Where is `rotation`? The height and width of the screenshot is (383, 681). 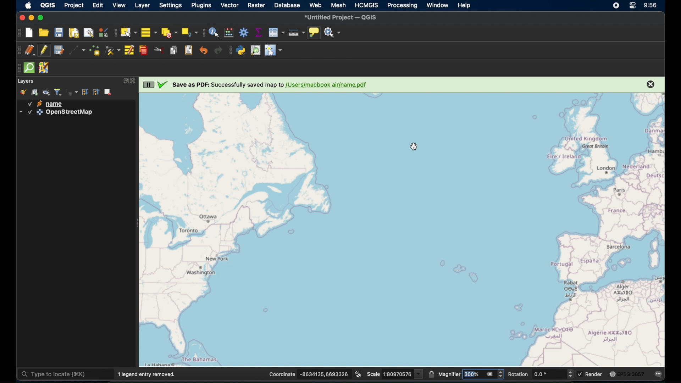 rotation is located at coordinates (540, 374).